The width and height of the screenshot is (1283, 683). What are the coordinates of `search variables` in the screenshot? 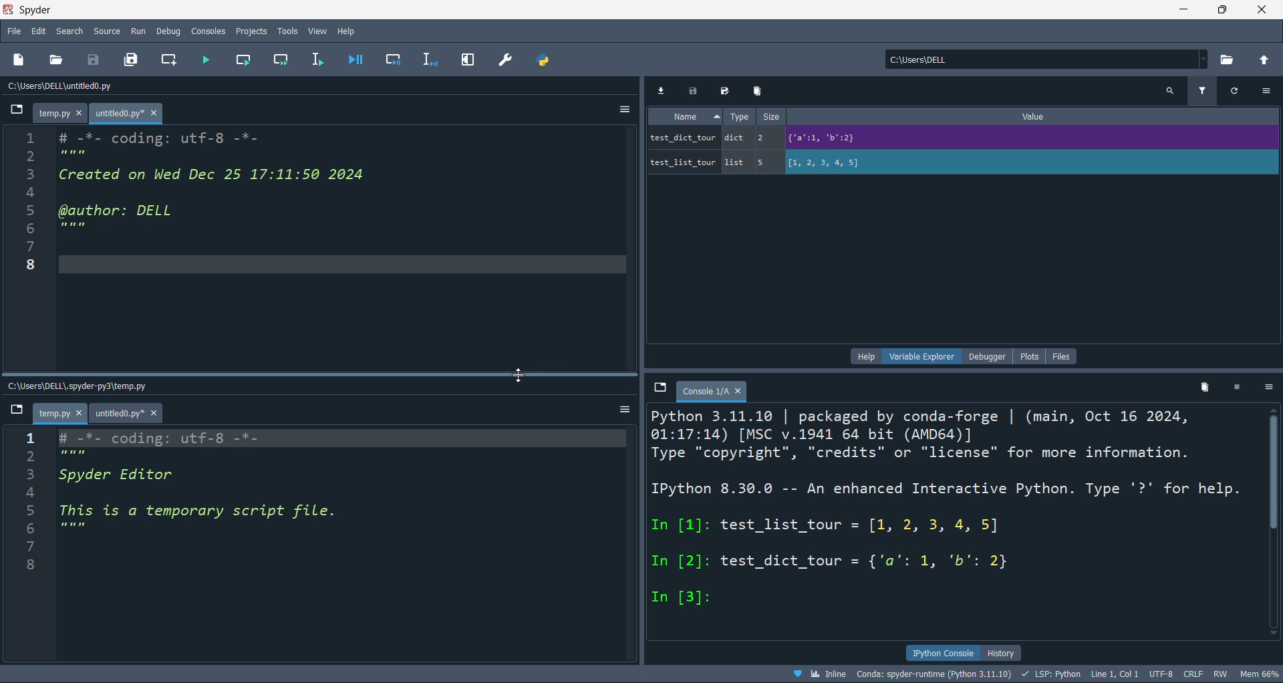 It's located at (1169, 90).